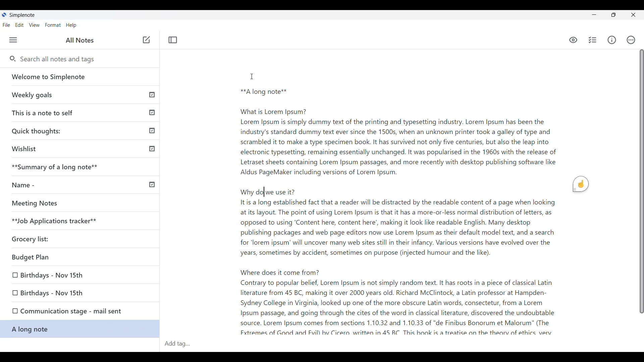  Describe the element at coordinates (395, 206) in the screenshot. I see `I
**A long note**
What is Lorem Ipsum?
Lorem Ipsum is simply dummy text of the printing and typesetting industry. Lorem Ipsum has been the
industry's standard dummy text ever since the 1500s, when an unknown printer took a galley of type and
scrambled it to make a type specimen book. It has survived not only five centuries, but also the leap into
electronic typesetting, remaining essentially unchanged. It was popularised in the 1960s with the release of
Letraset sheets containing Lorem Ipsum passages, and more recently with desktop publishing software like
Aldus PageMaker including versions of Lorem Ipsum.
Why do|we use it?
Itis a long established fact that a reader will be distracted by the readable content of a page when looking
at its layout. The point of using Lorem Ipsum is that it has a more-or-less normal distribution of letters, as
opposed to using ‘Content here, content here’, making it look like readable English. Many desktop
publishing packages and web page editors now use Lorem Ipsum as their default model text, and a search
for ‘lorem ipsum’ will uncover many web sites still in their infancy. Various versions have evolved over the
years, sometimes by accident, sometimes on purpose (injected humour and the like).
Where does it come from?
Contrary to popular belief, Lorem Ipsum is not simply random text. It has roots in a piece of classical Latin
literature from 45 BC, making it over 2000 years old. Richard McClintock, a Latin professor at Hampden-
Sydney College in Virginia, looked up one of the more obscure Latin words, consectetur, from a Lorem
Ipsum passage, and going through the cites of the word in classical literature, discovered the undoubtable
source. Lorem Ipsum comes from sections 1.10.32 and 1.10.33 of "de Finibus Bonorum et Malorum" (The
Fxtremes of Good and Fuill bv Cicera written in 45 RC This hook is a treatise on the thearv of ethics very` at that location.